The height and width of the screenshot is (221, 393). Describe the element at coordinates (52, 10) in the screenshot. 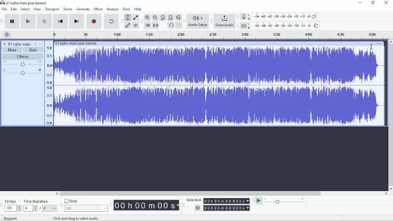

I see `Transport` at that location.